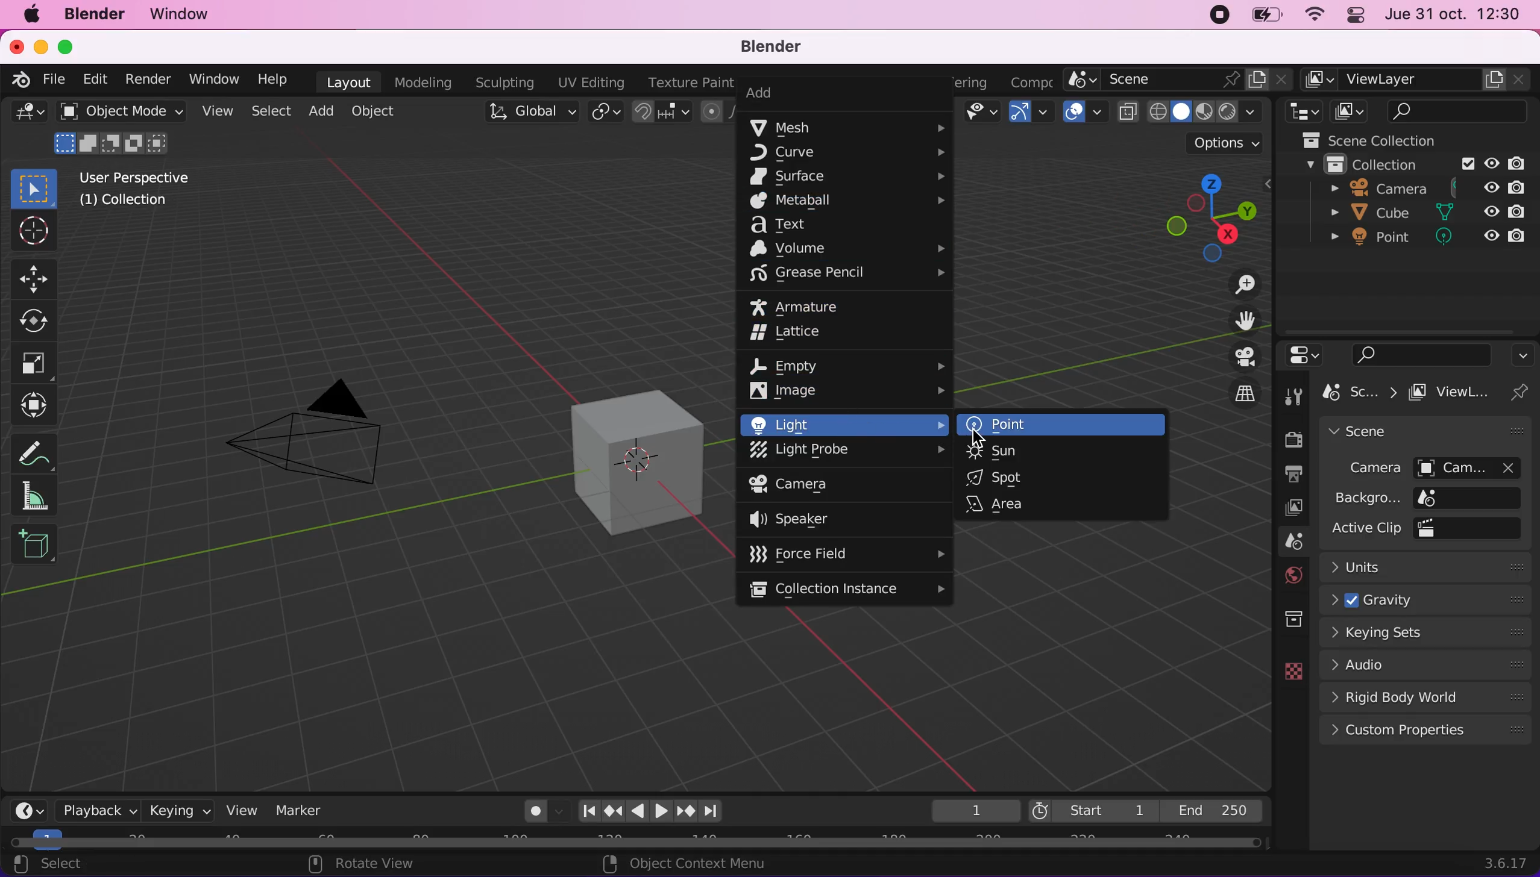  I want to click on 3.6.17, so click(1507, 864).